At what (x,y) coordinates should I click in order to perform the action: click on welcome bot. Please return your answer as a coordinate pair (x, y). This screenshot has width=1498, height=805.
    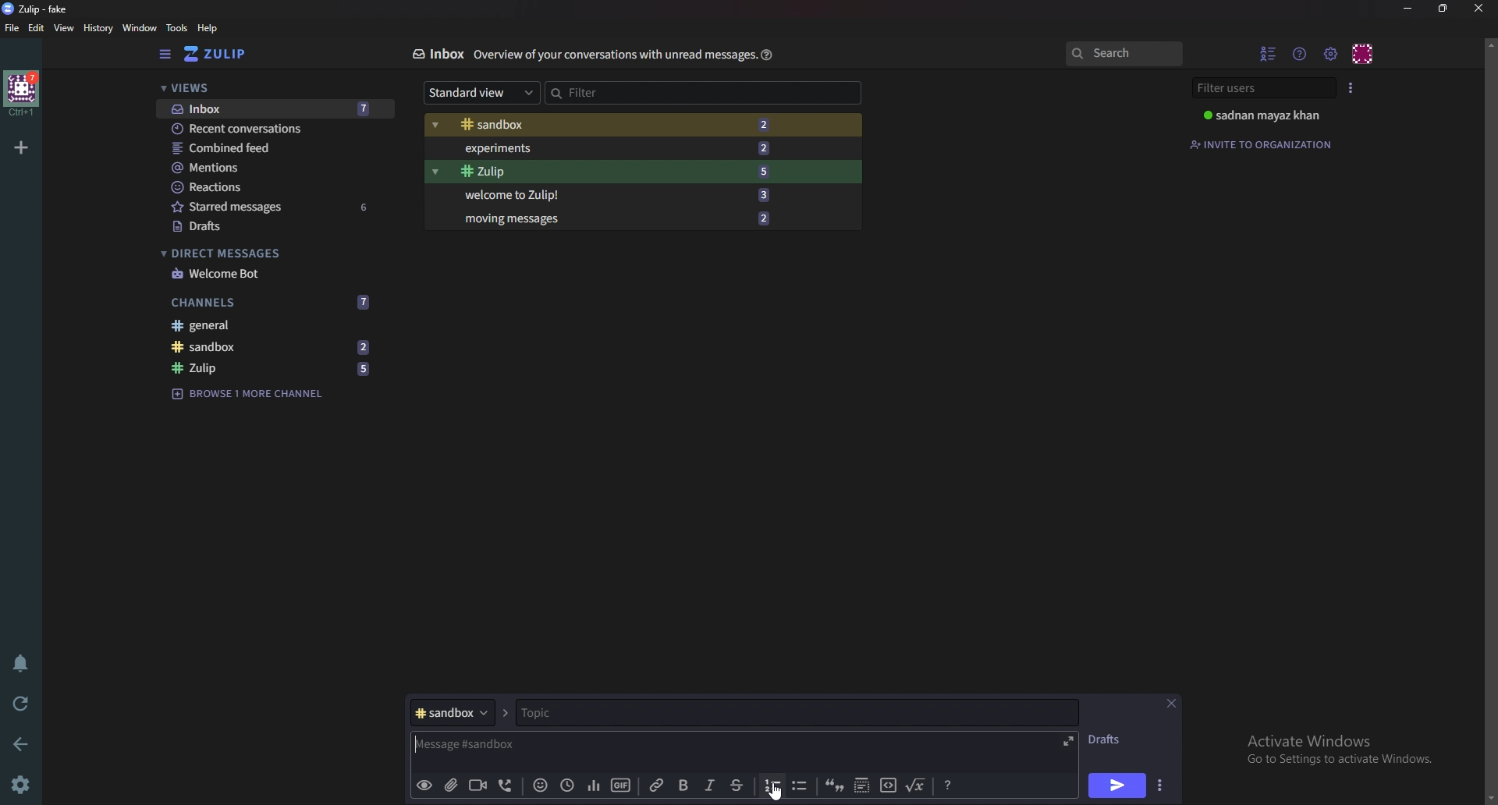
    Looking at the image, I should click on (269, 273).